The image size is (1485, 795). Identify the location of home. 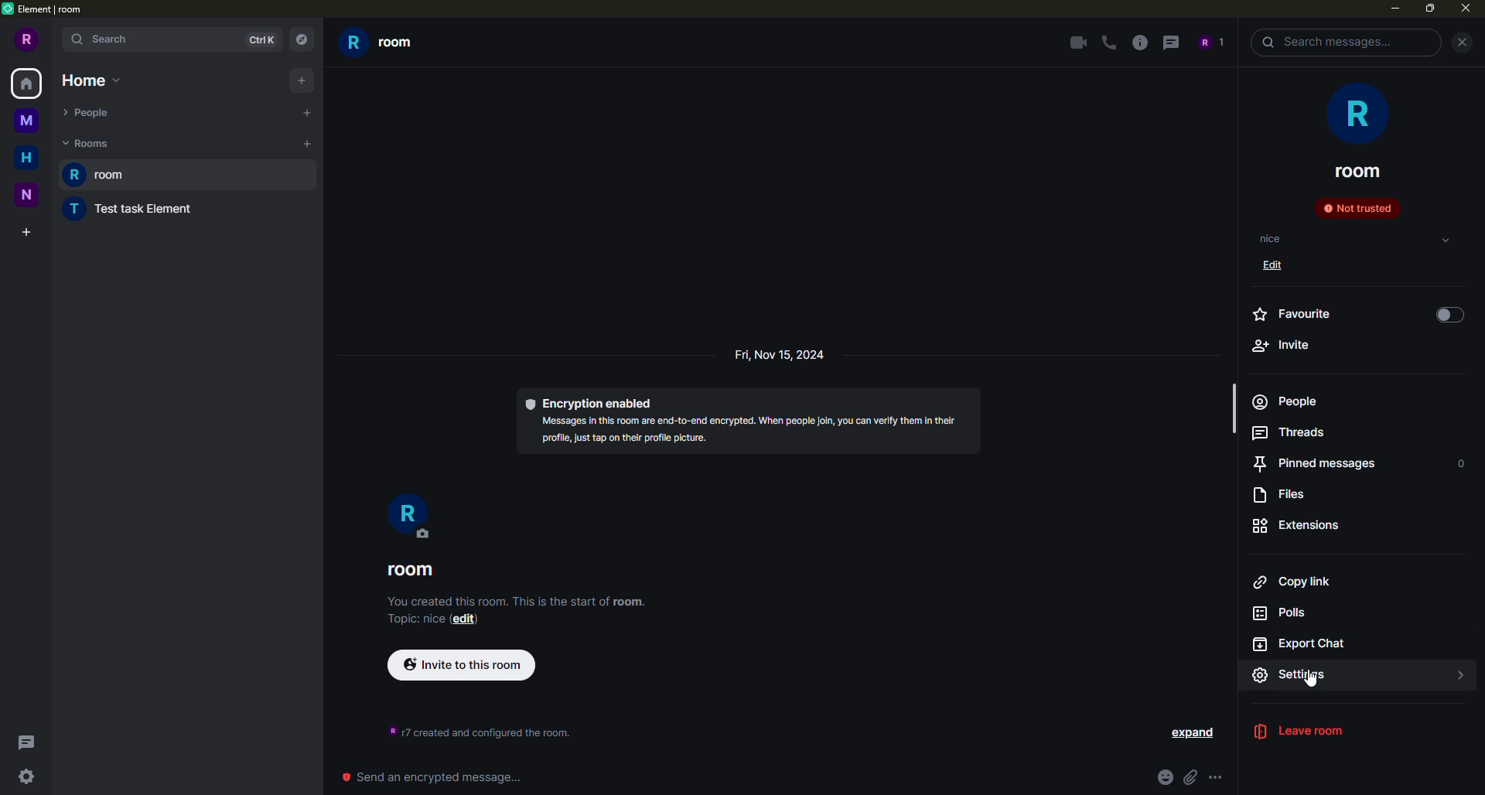
(91, 81).